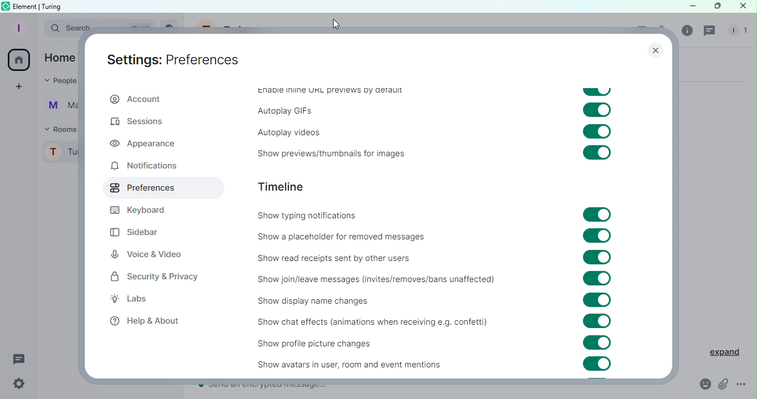 The height and width of the screenshot is (399, 757). What do you see at coordinates (653, 52) in the screenshot?
I see `Close` at bounding box center [653, 52].